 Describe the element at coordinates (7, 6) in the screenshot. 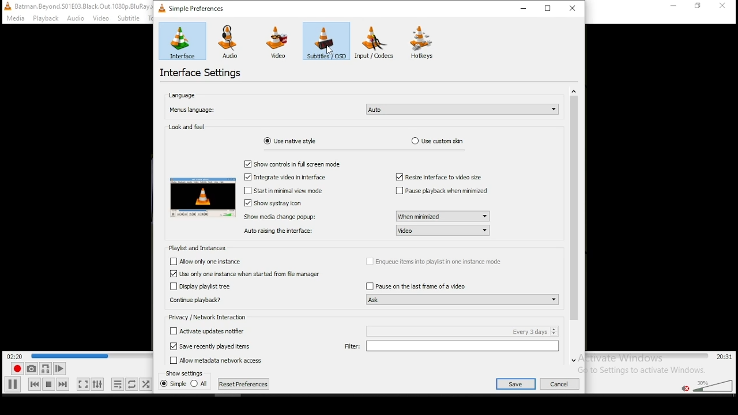

I see `VLC icon` at that location.